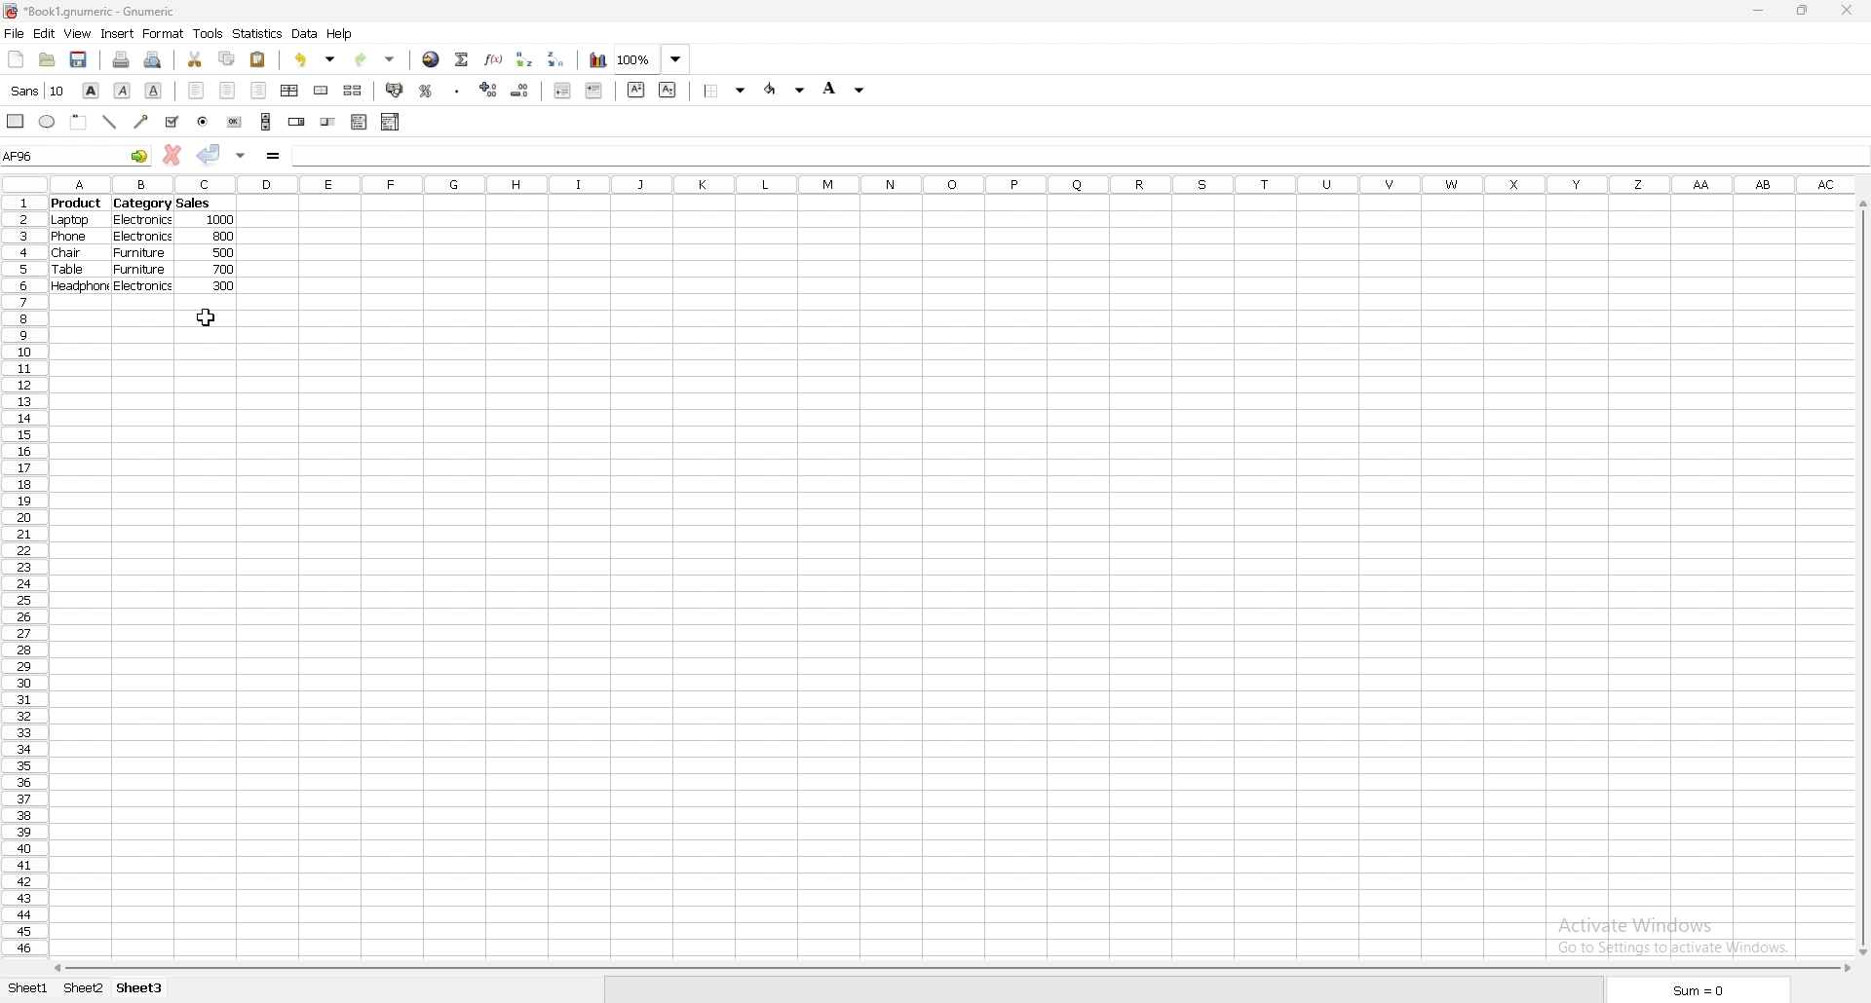 The width and height of the screenshot is (1871, 1003). I want to click on furniture, so click(140, 253).